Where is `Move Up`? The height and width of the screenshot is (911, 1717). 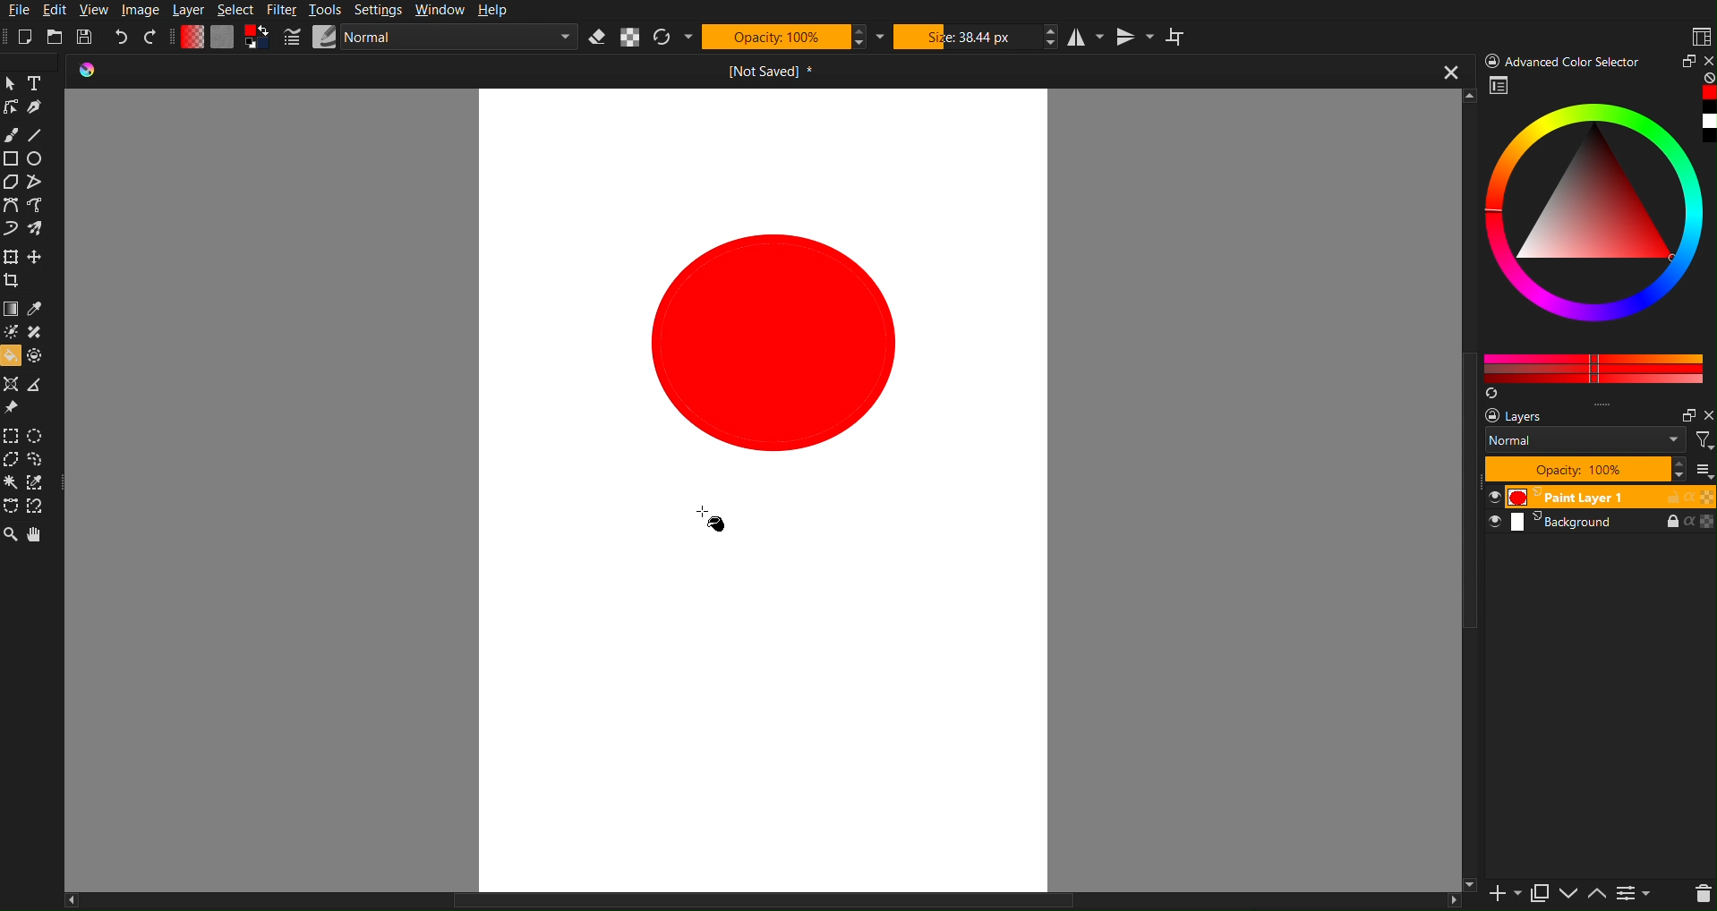
Move Up is located at coordinates (1569, 898).